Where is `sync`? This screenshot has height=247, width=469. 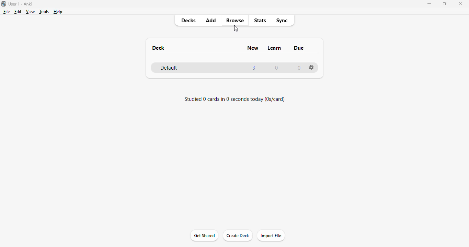
sync is located at coordinates (282, 20).